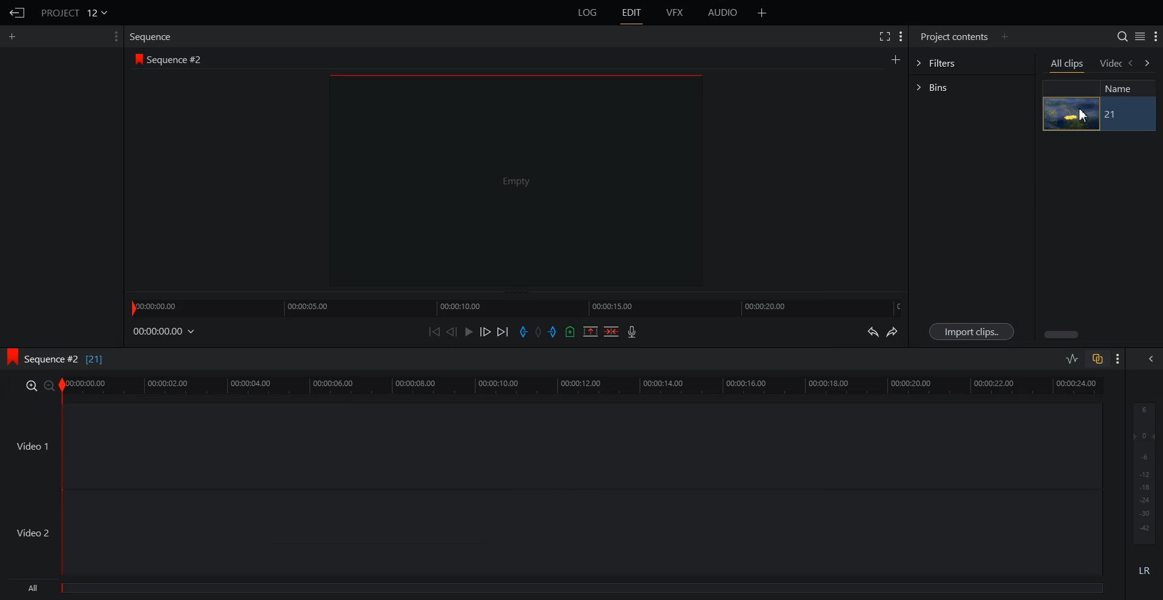  What do you see at coordinates (611, 331) in the screenshot?
I see `Delete` at bounding box center [611, 331].